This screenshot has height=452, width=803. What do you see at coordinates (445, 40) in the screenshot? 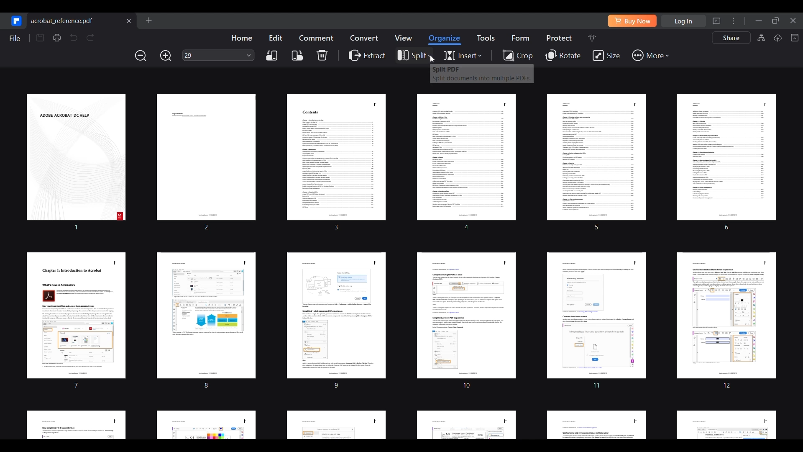
I see `Organize highlighted/Current menu` at bounding box center [445, 40].